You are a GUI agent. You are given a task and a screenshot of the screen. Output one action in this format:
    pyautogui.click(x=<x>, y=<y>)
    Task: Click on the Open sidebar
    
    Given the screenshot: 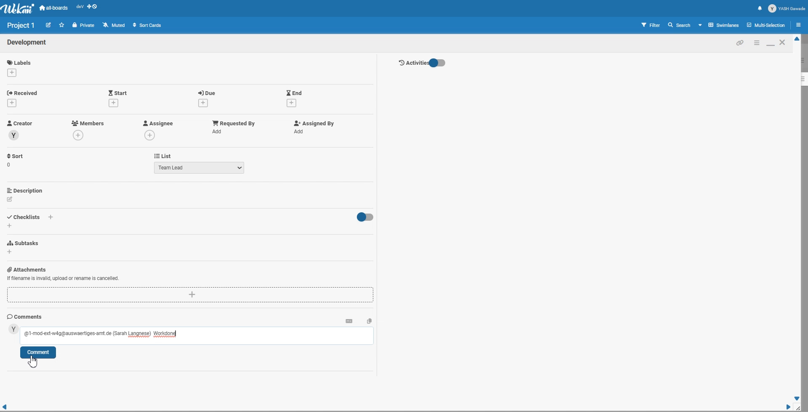 What is the action you would take?
    pyautogui.click(x=800, y=24)
    